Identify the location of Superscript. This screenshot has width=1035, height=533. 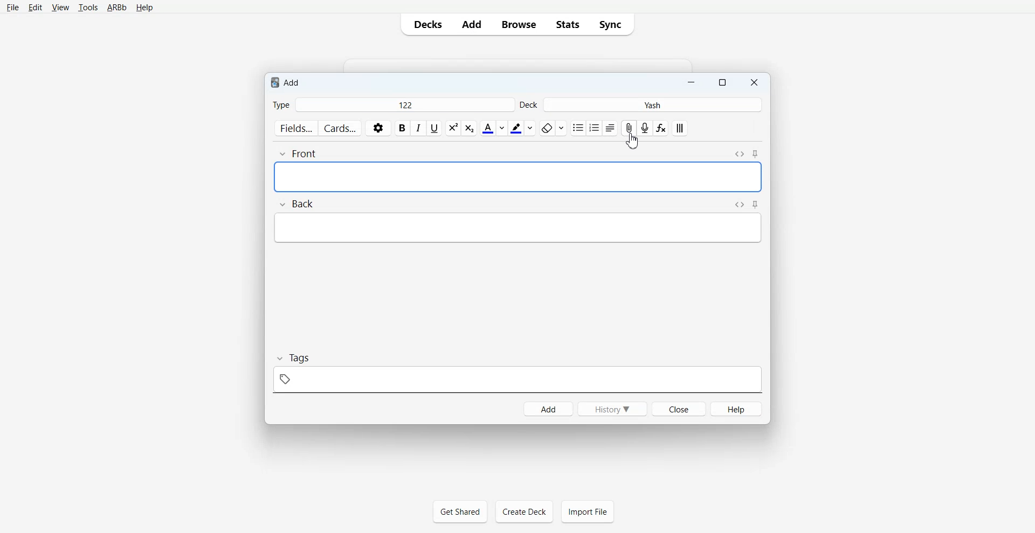
(469, 128).